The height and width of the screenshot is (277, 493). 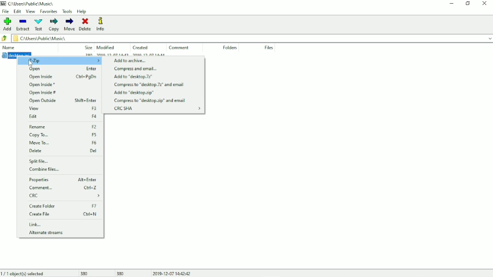 I want to click on Modified, so click(x=107, y=47).